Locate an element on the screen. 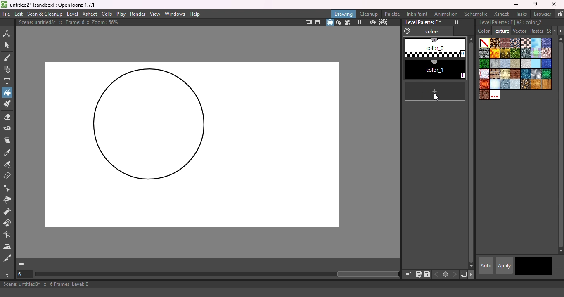 The width and height of the screenshot is (564, 297). Chessboard.bmp is located at coordinates (526, 43).